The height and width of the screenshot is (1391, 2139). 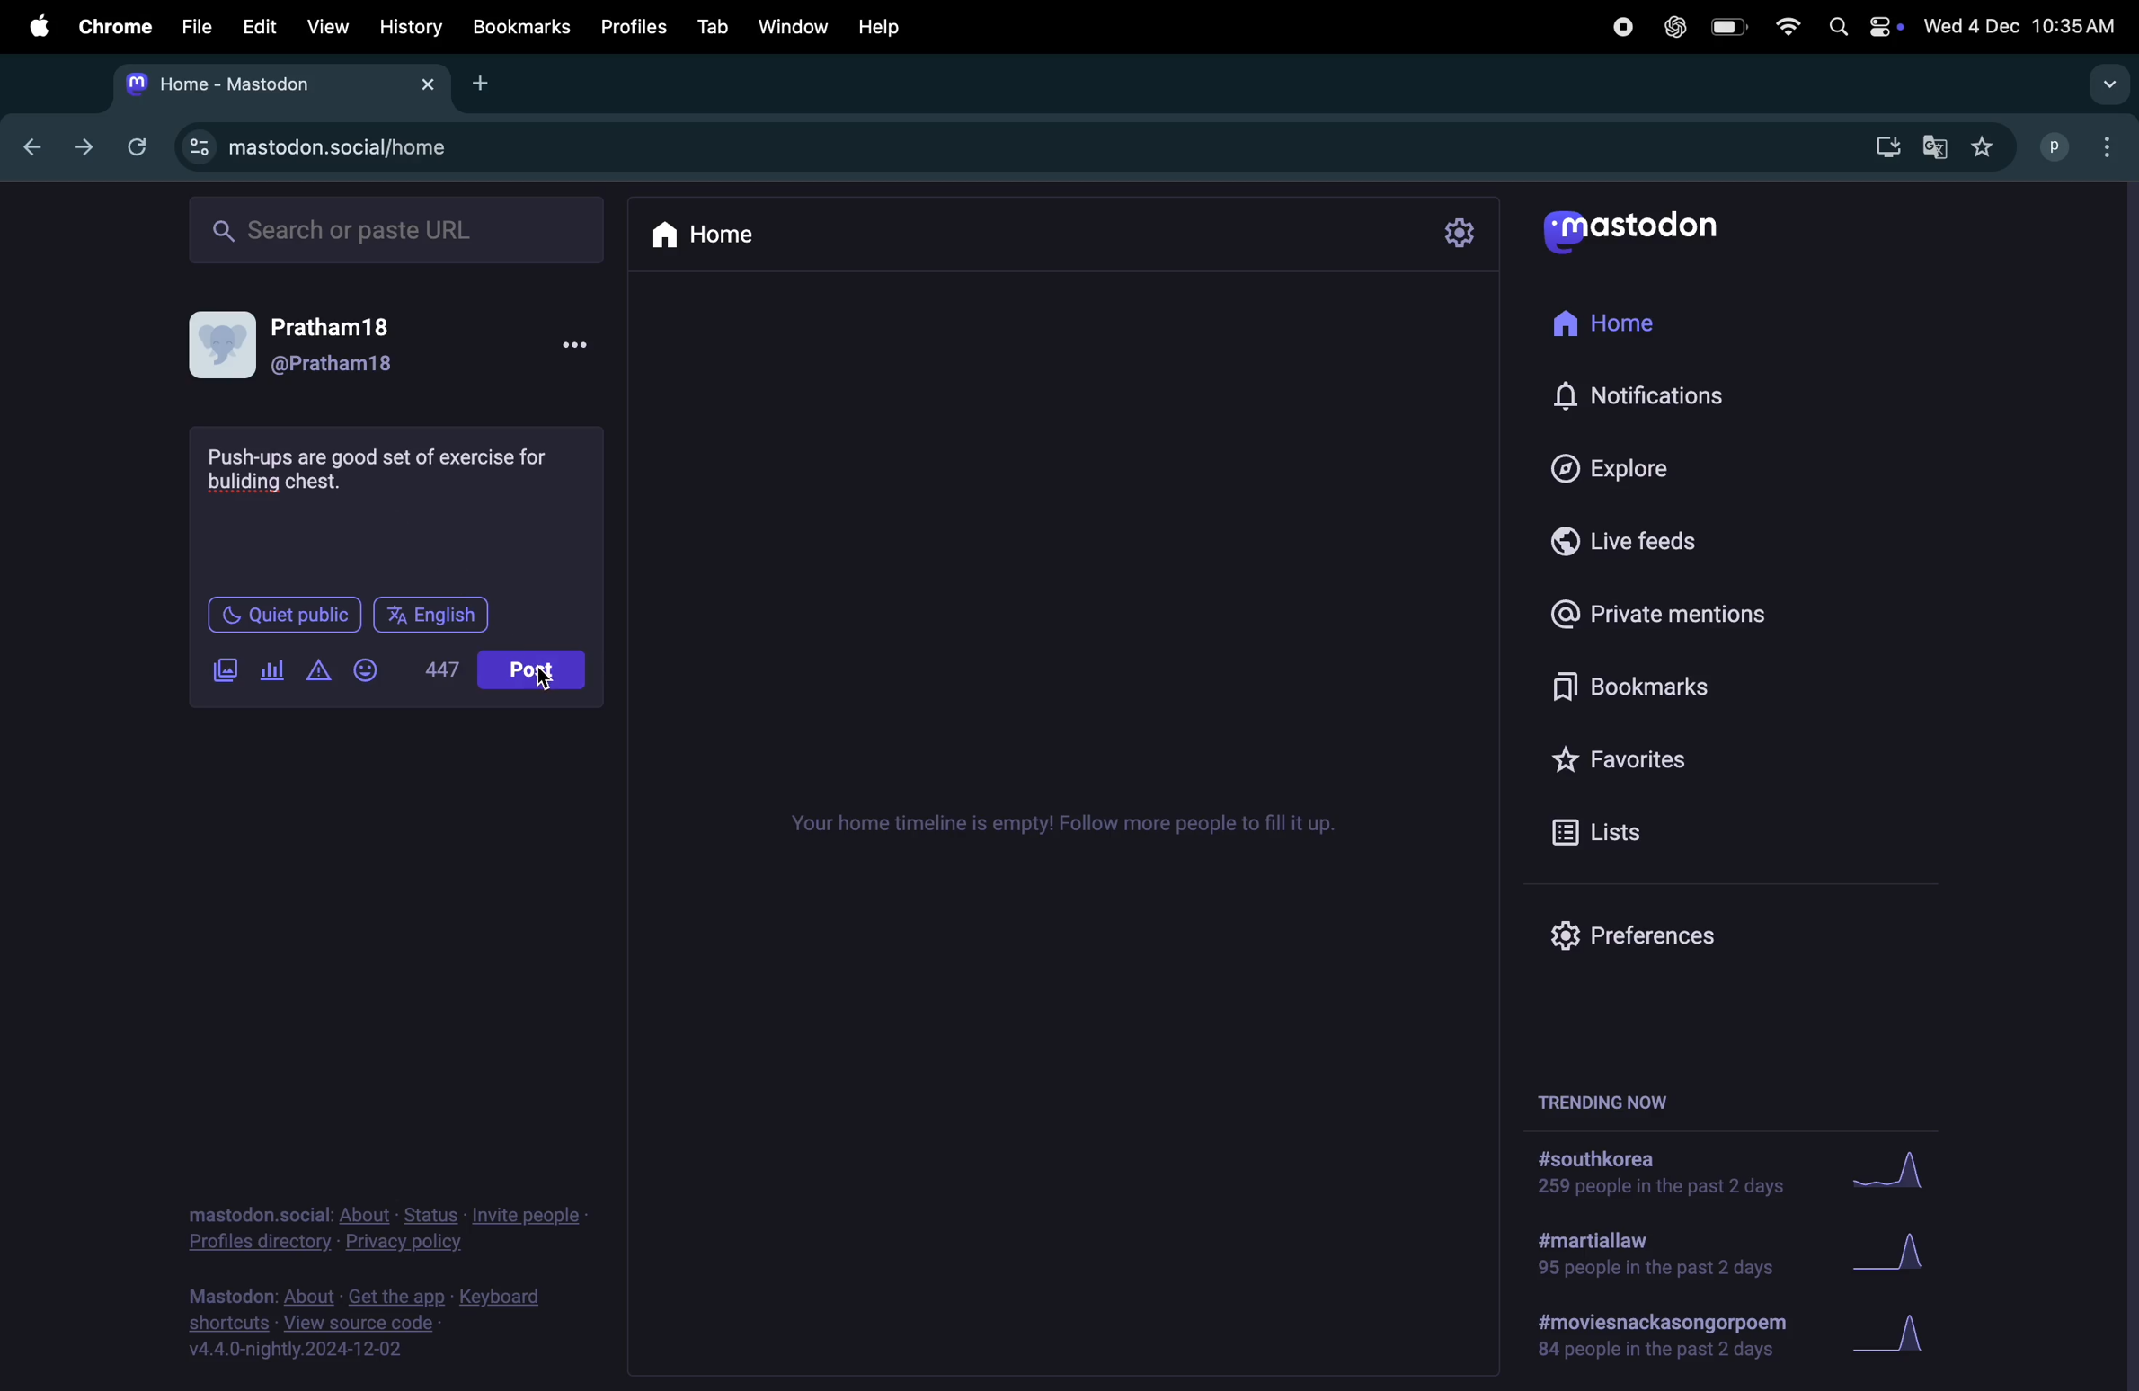 I want to click on Favourites, so click(x=1669, y=752).